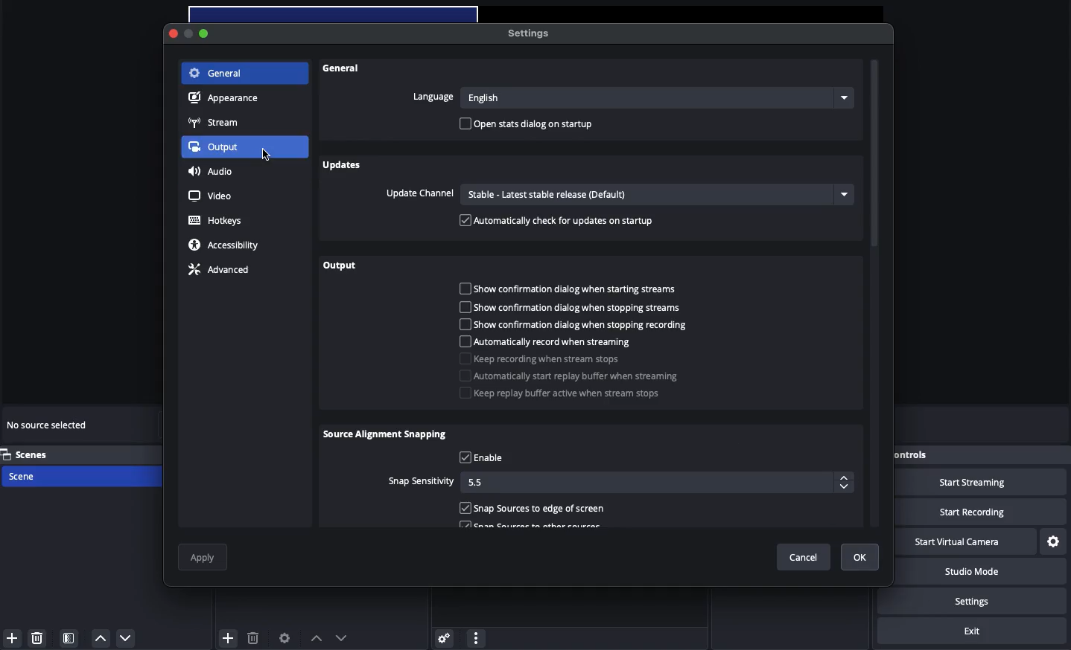 This screenshot has width=1071, height=650. I want to click on English, so click(657, 97).